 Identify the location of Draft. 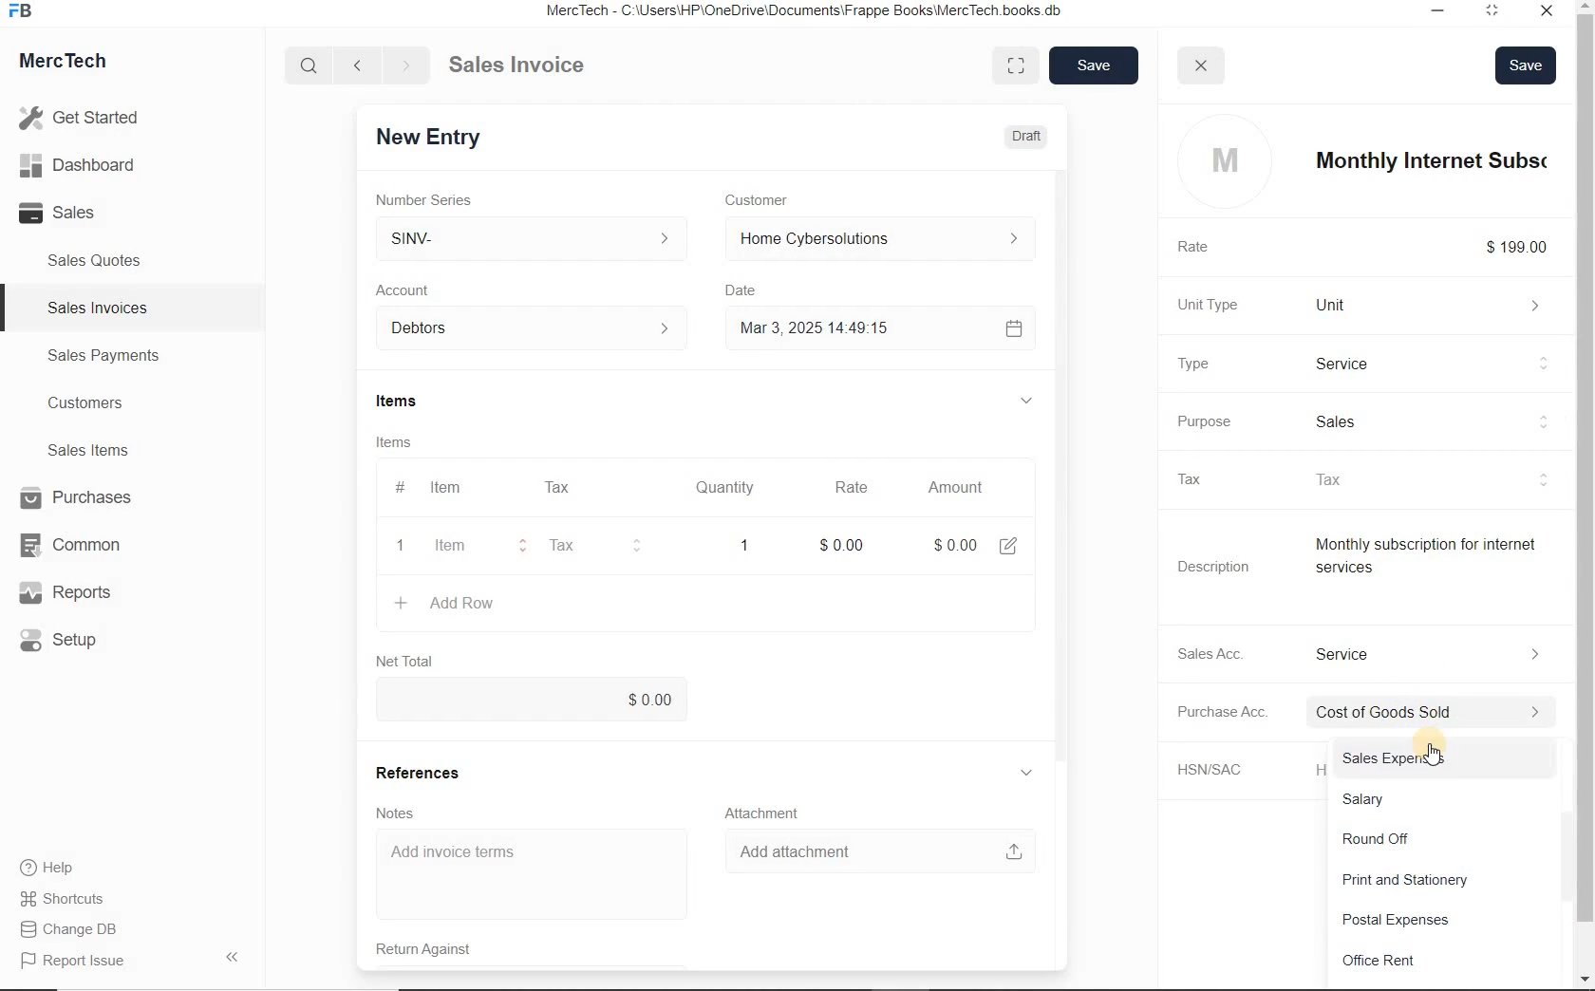
(1027, 135).